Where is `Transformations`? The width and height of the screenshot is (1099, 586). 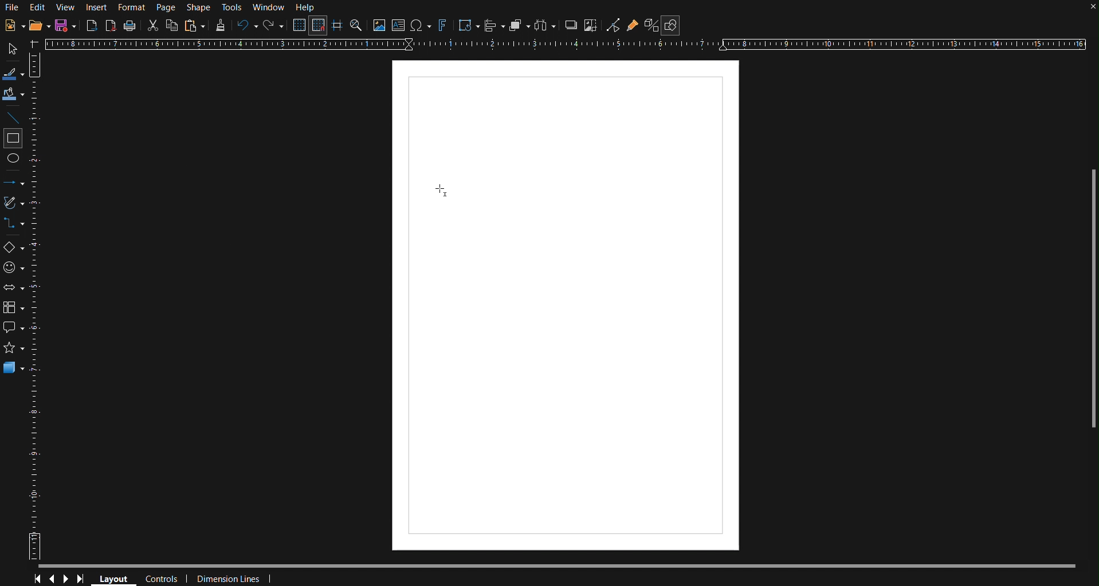 Transformations is located at coordinates (468, 26).